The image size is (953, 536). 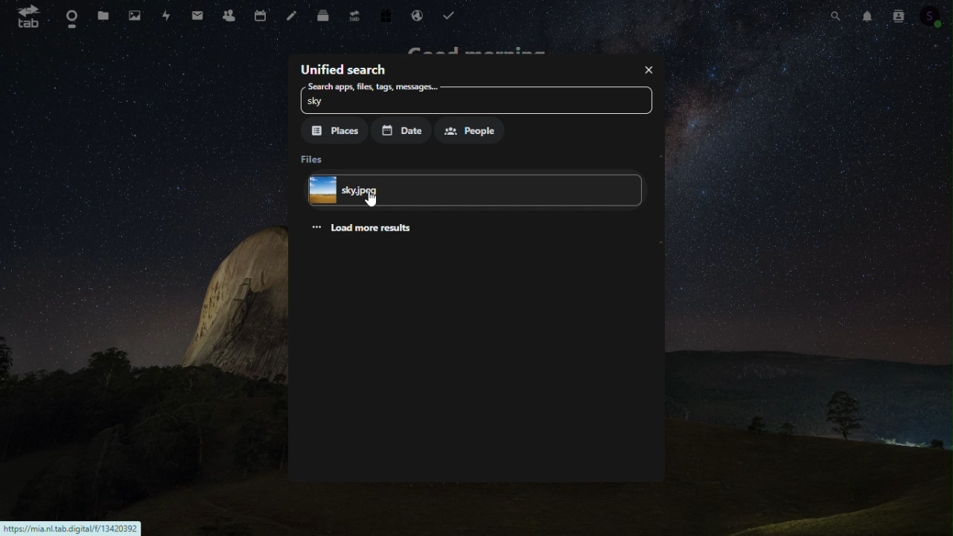 What do you see at coordinates (896, 15) in the screenshot?
I see `Contacts` at bounding box center [896, 15].